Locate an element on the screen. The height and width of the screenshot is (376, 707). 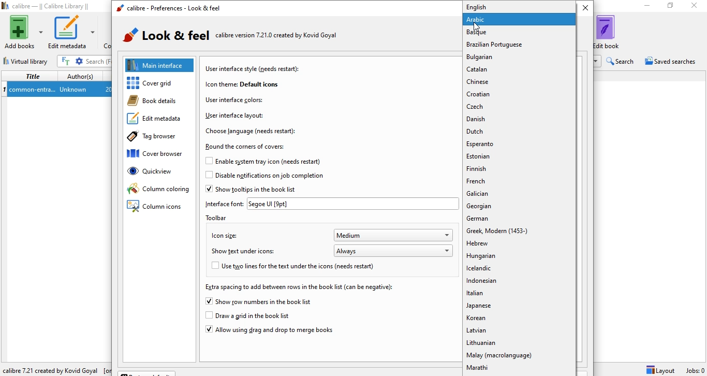
segoe UI [9pt] is located at coordinates (352, 204).